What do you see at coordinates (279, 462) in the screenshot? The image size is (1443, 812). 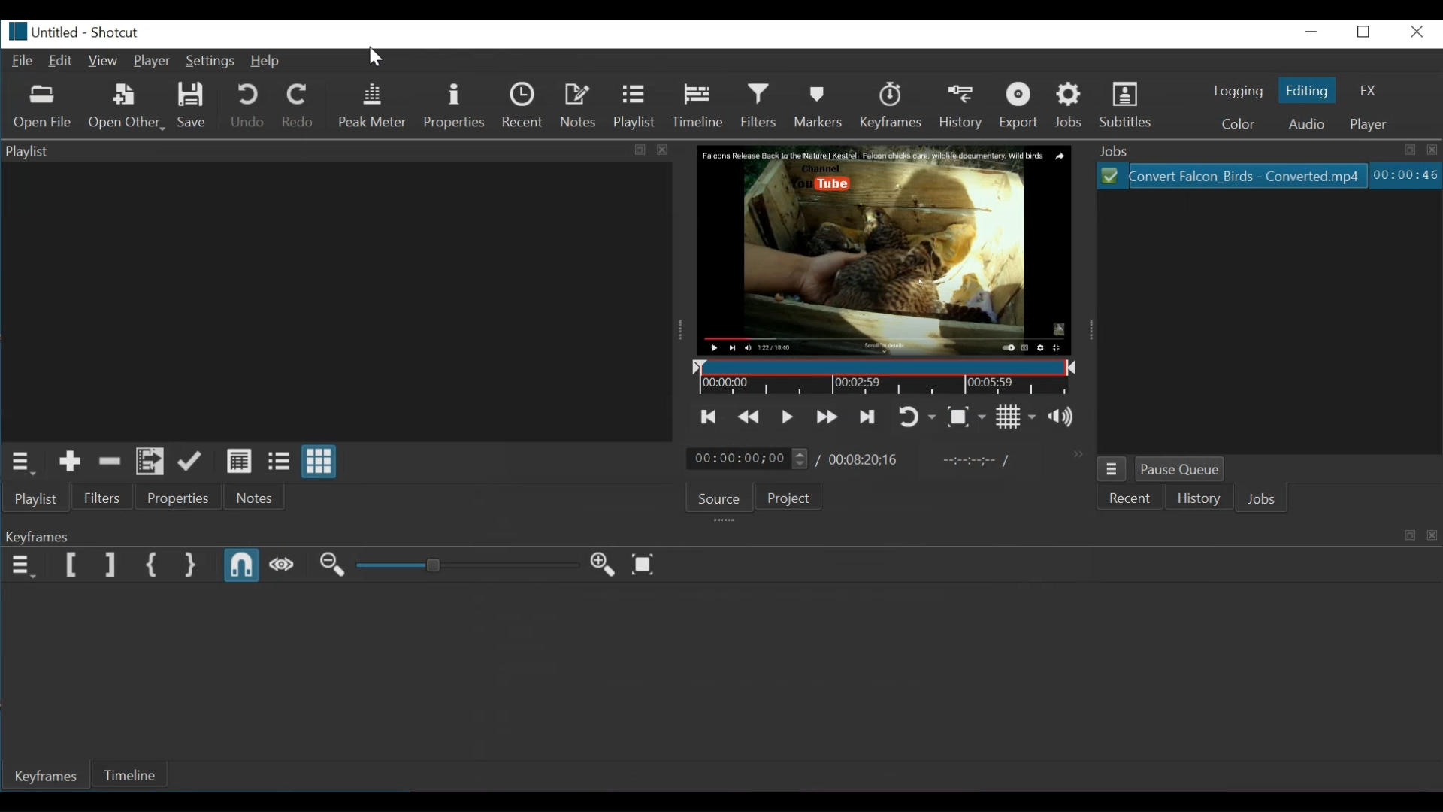 I see `View as files` at bounding box center [279, 462].